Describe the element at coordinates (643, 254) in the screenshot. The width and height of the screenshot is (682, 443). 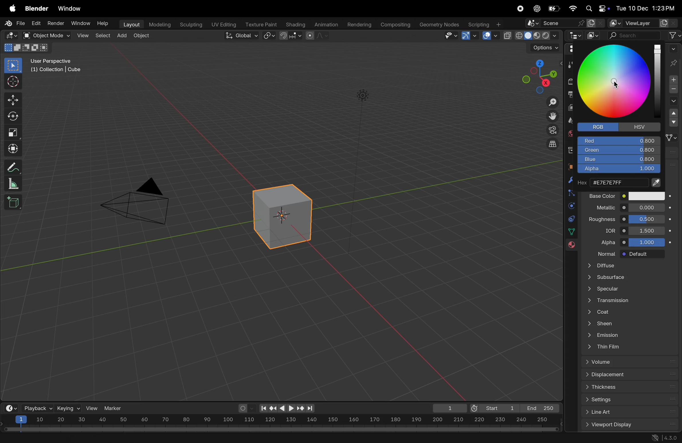
I see `default` at that location.